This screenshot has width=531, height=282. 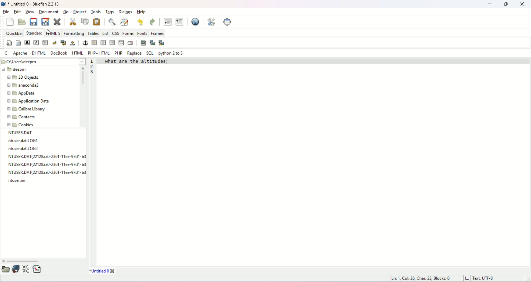 What do you see at coordinates (142, 12) in the screenshot?
I see `help` at bounding box center [142, 12].